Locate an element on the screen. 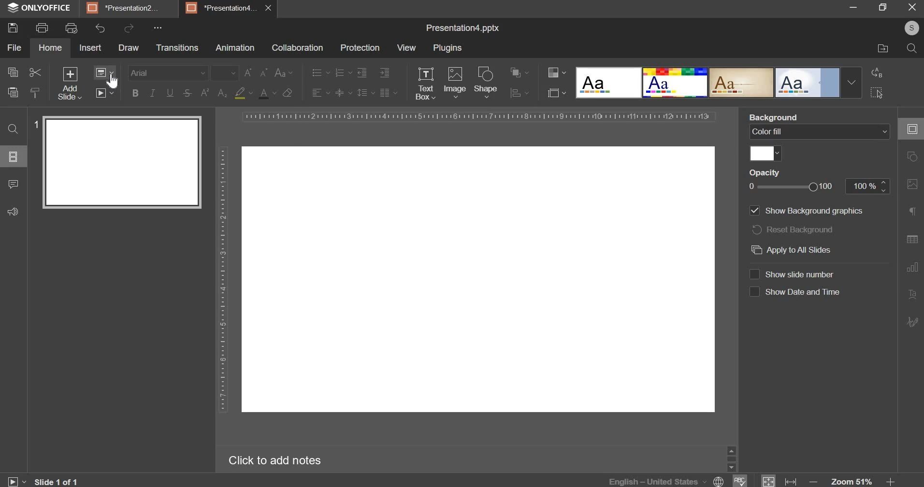 This screenshot has height=487, width=924. show background graphics is located at coordinates (754, 211).